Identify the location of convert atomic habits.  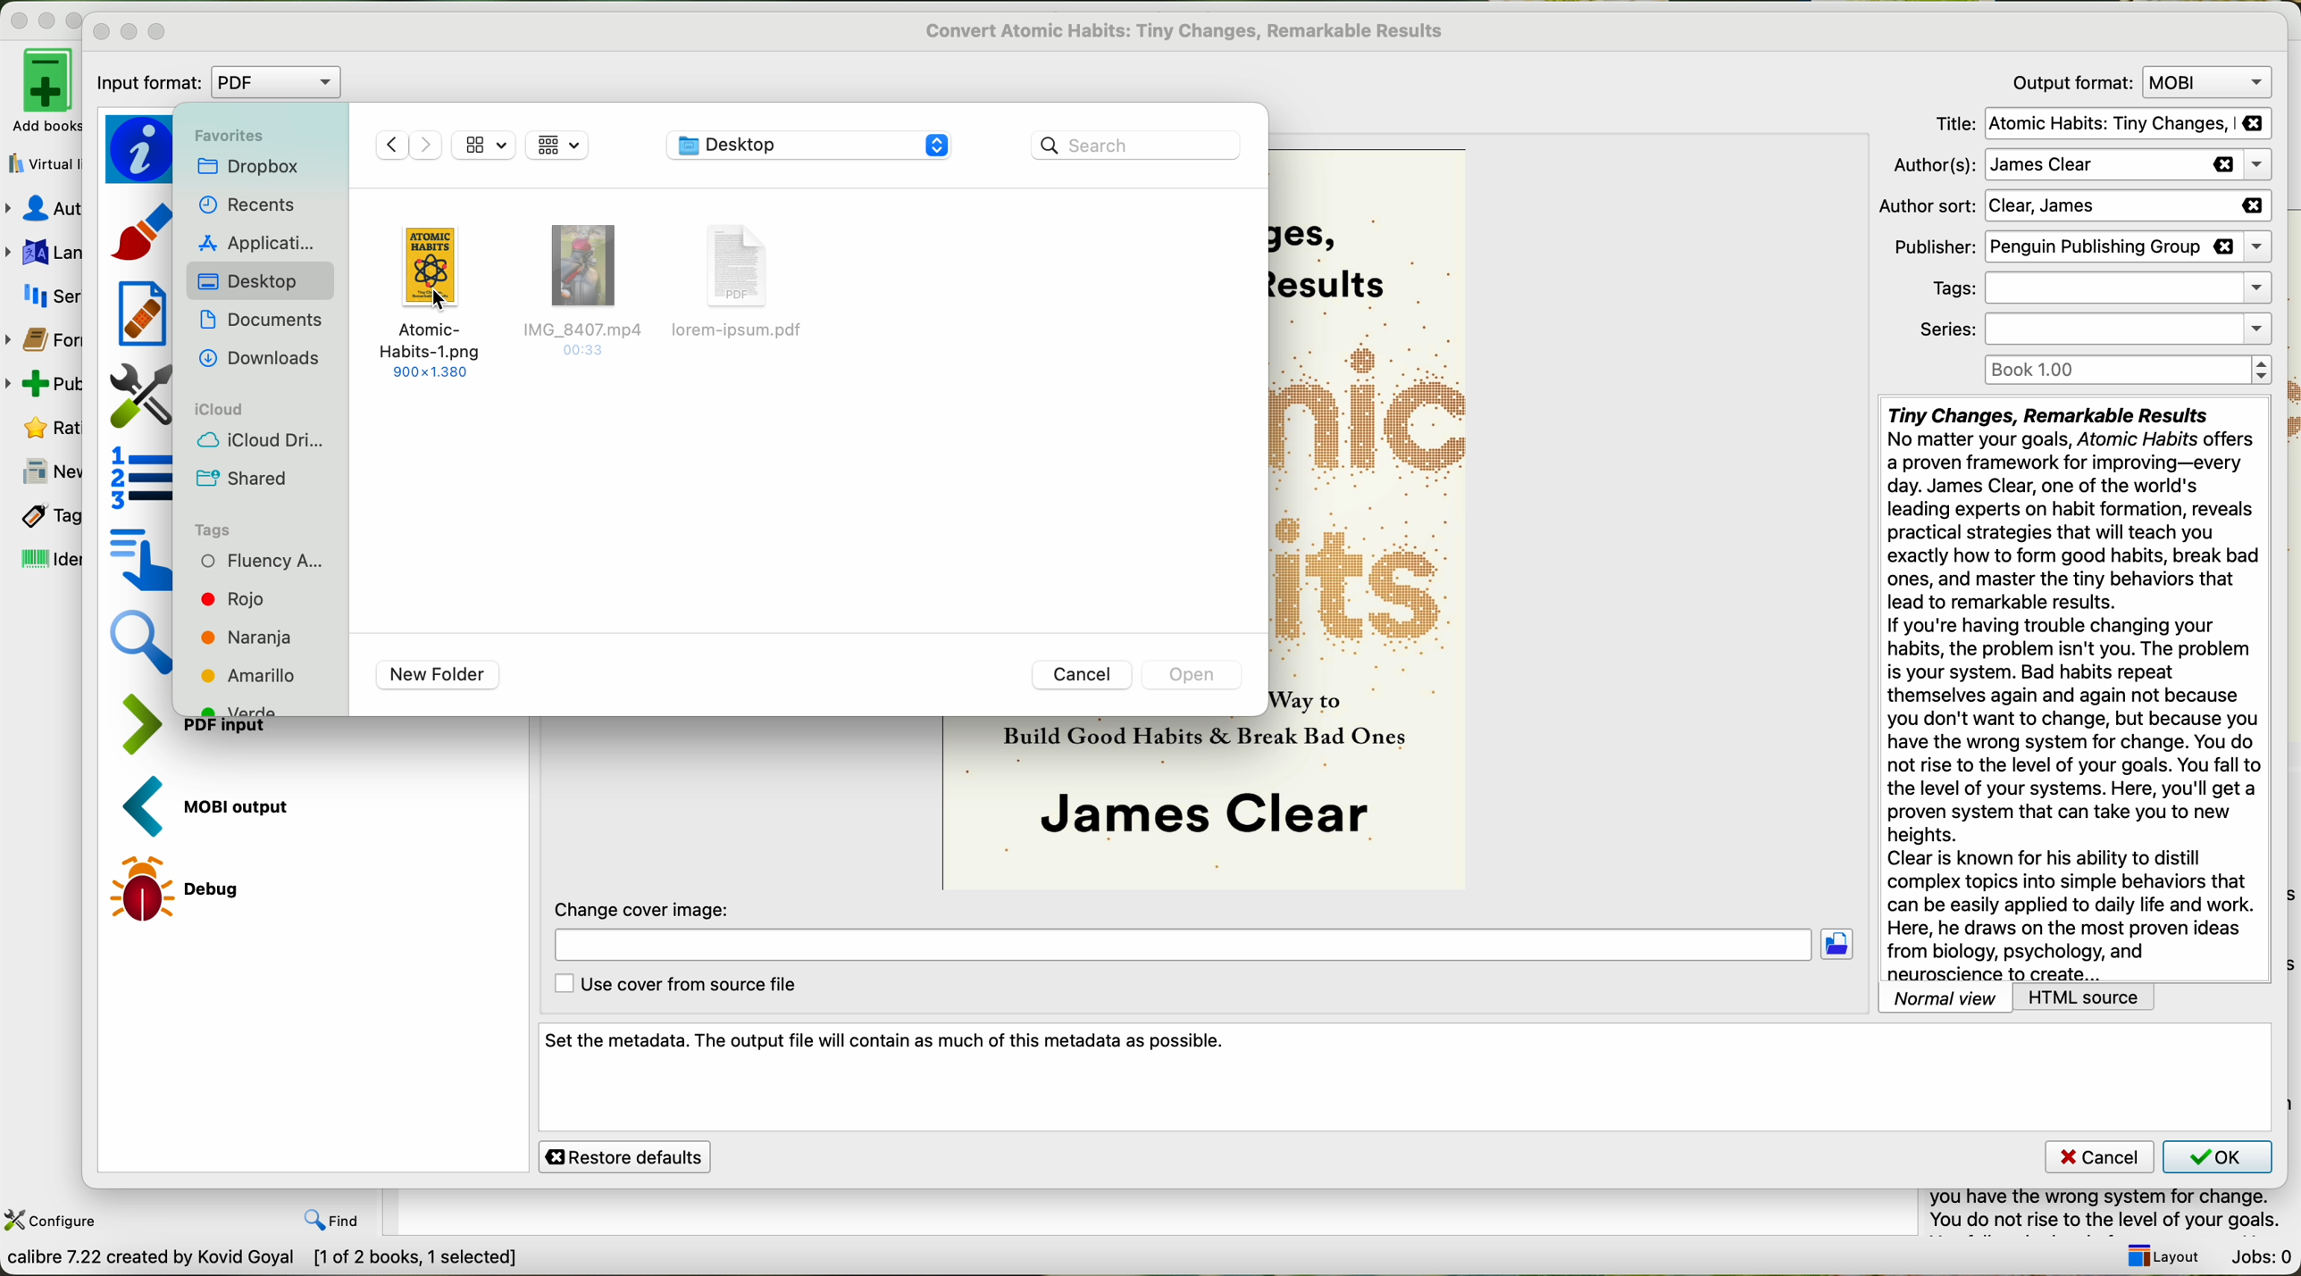
(1188, 30).